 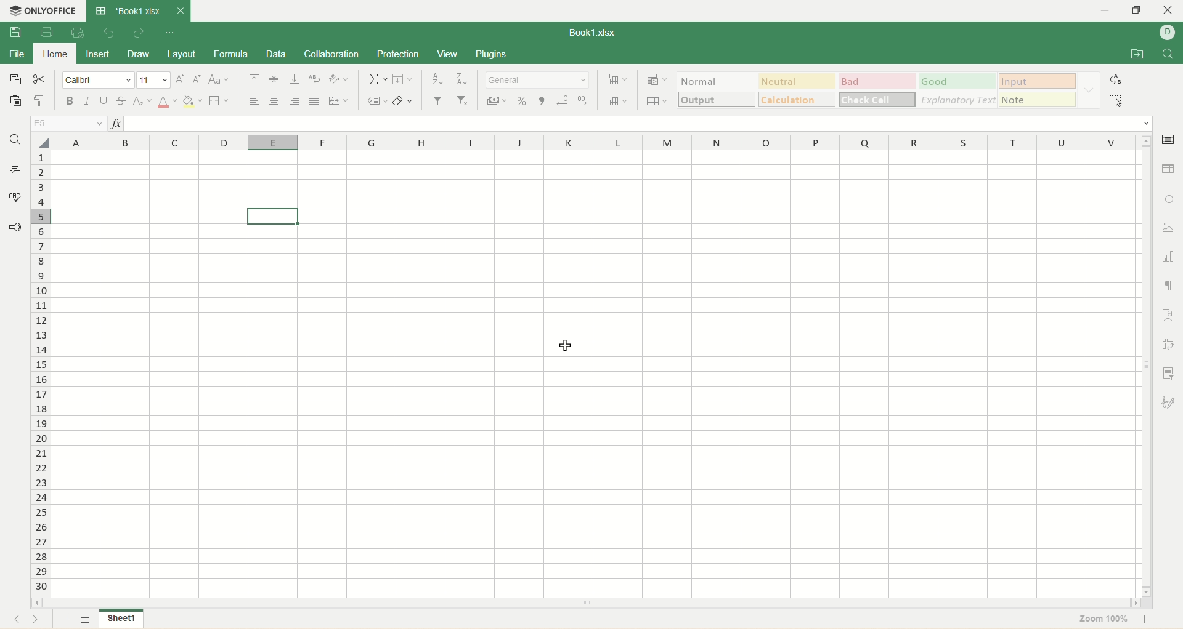 I want to click on percent style, so click(x=522, y=101).